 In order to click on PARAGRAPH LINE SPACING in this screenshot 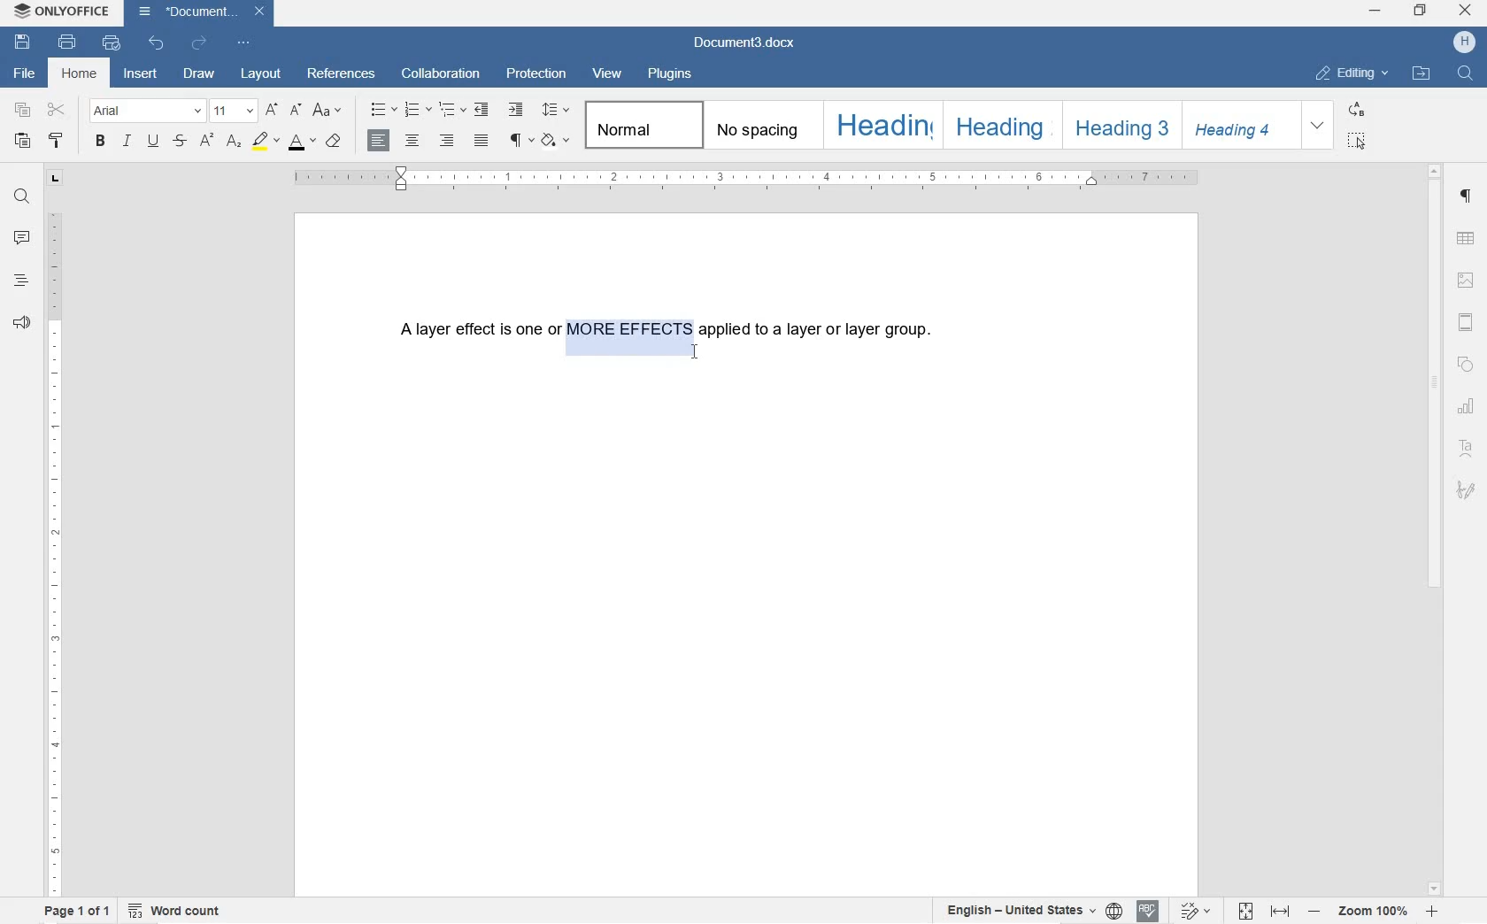, I will do `click(559, 111)`.